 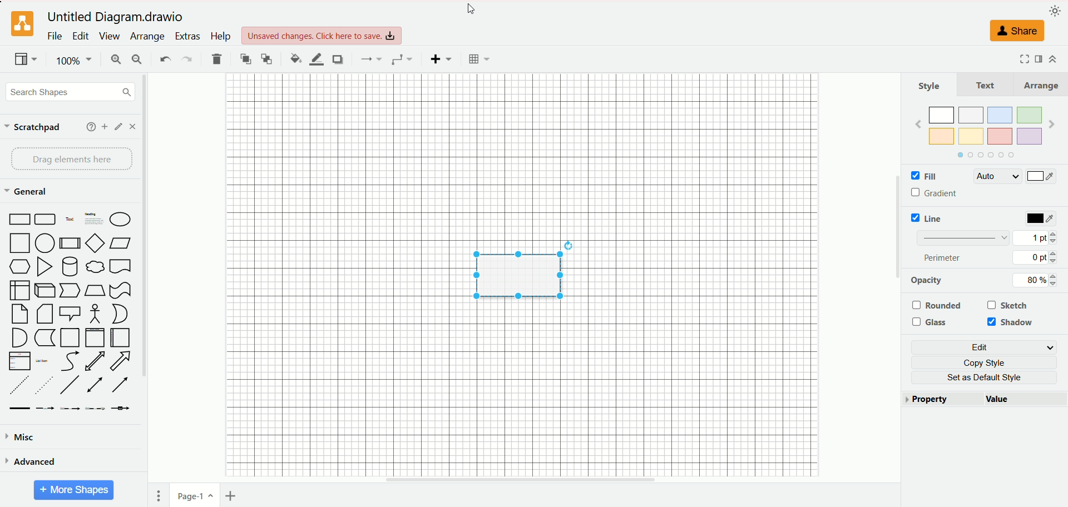 What do you see at coordinates (1052, 126) in the screenshot?
I see `next color options` at bounding box center [1052, 126].